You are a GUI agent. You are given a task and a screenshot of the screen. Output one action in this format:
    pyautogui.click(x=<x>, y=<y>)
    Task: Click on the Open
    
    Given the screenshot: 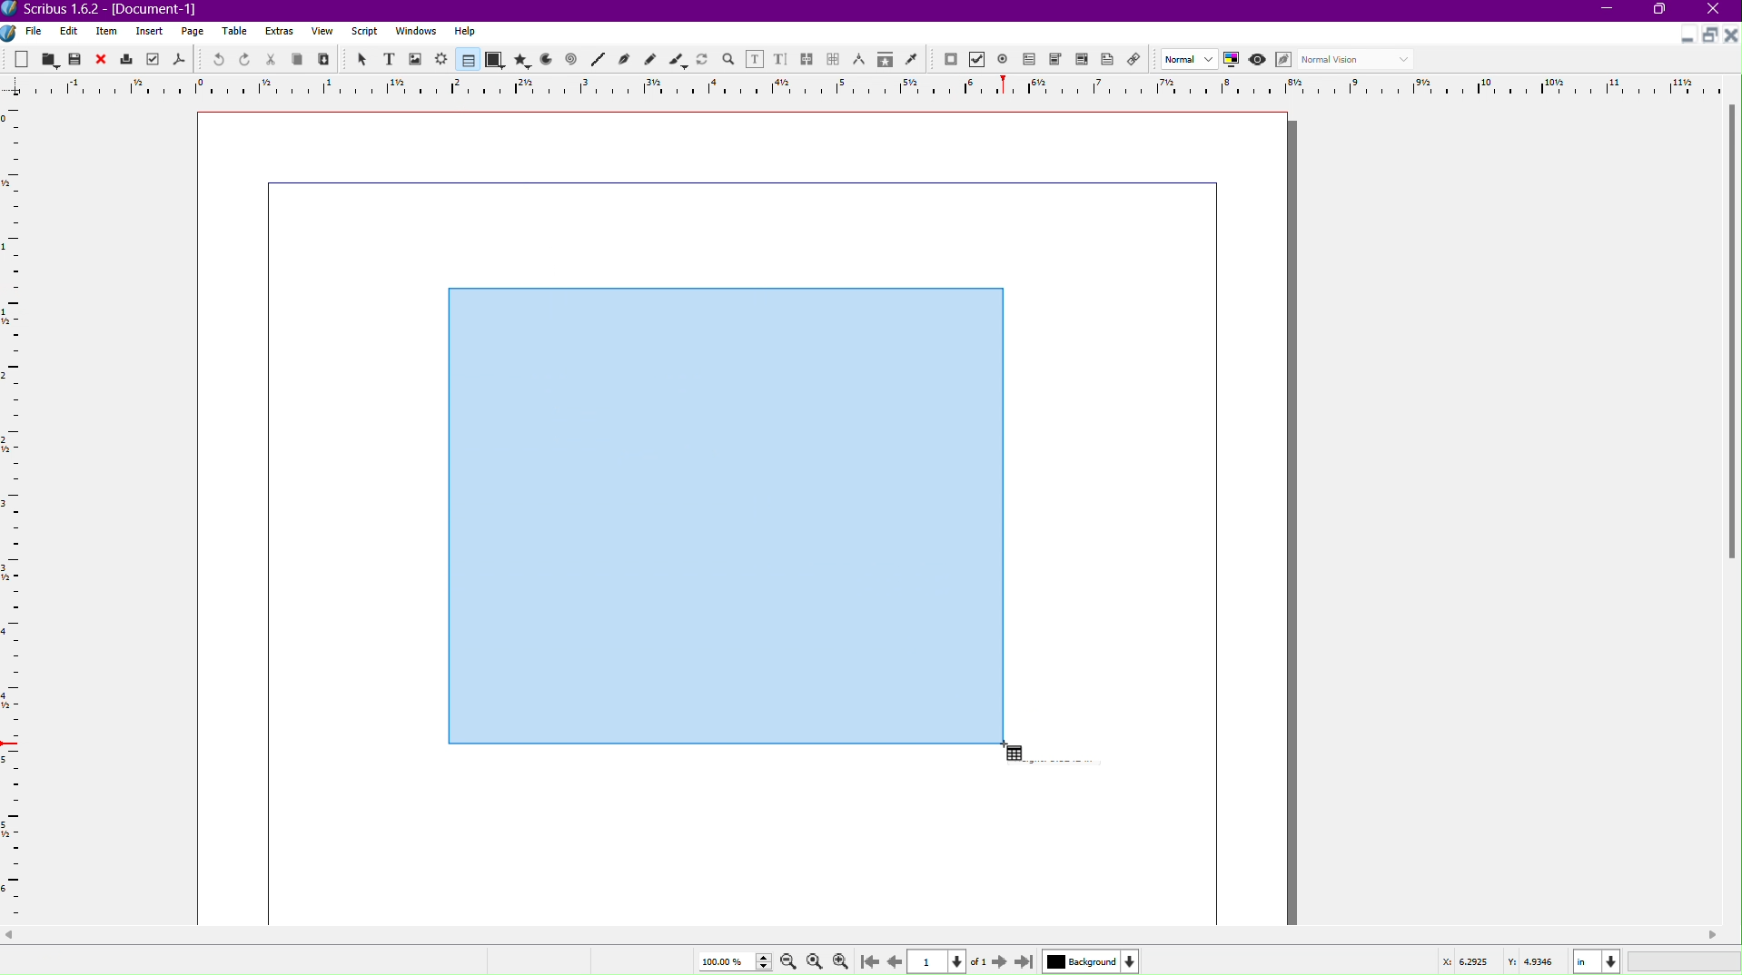 What is the action you would take?
    pyautogui.click(x=49, y=58)
    